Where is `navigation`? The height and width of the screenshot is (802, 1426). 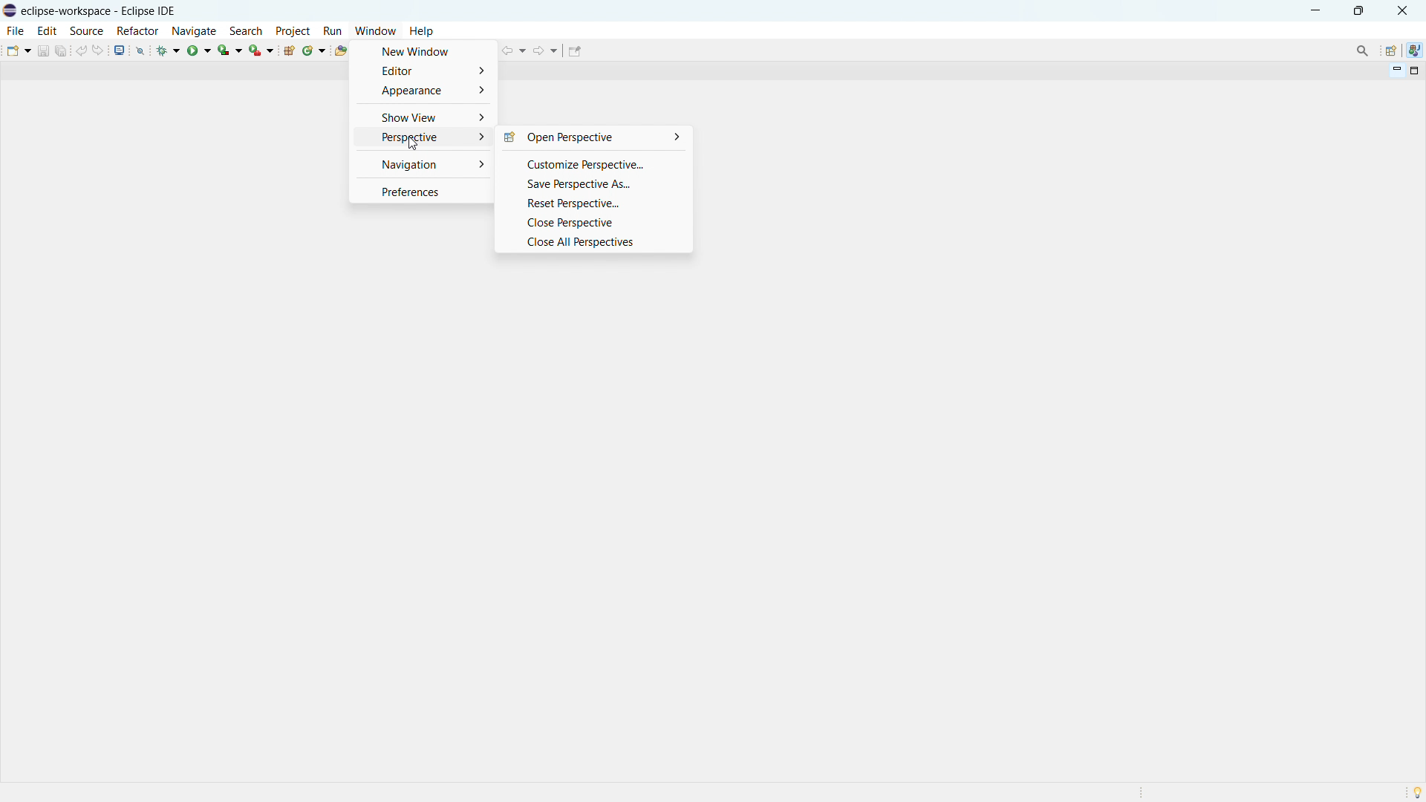 navigation is located at coordinates (423, 165).